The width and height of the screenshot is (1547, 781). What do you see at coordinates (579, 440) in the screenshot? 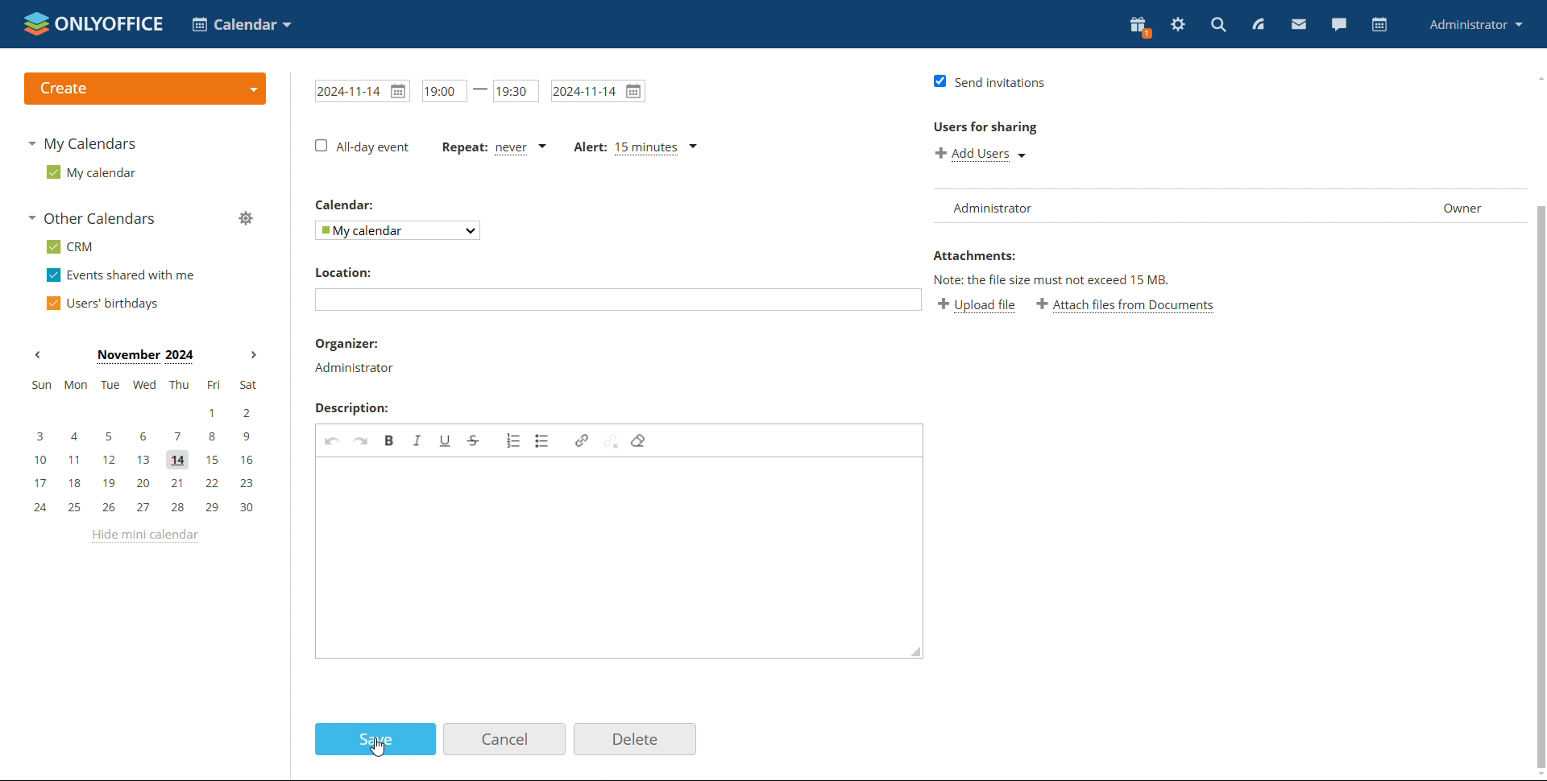
I see `link` at bounding box center [579, 440].